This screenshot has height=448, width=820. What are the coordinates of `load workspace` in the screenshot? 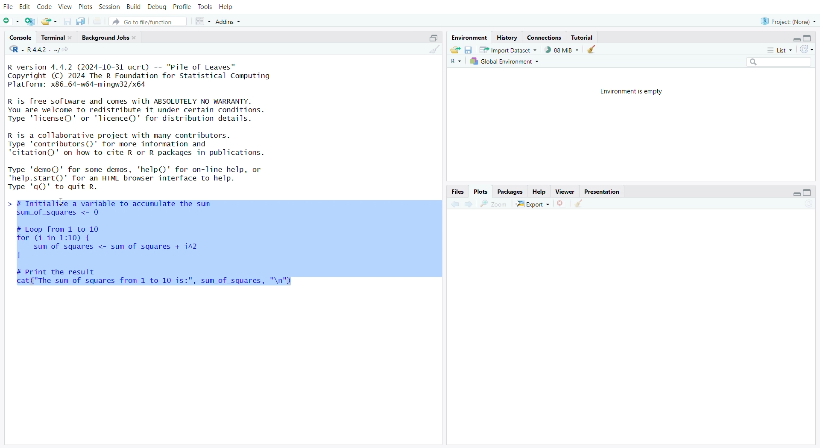 It's located at (455, 50).